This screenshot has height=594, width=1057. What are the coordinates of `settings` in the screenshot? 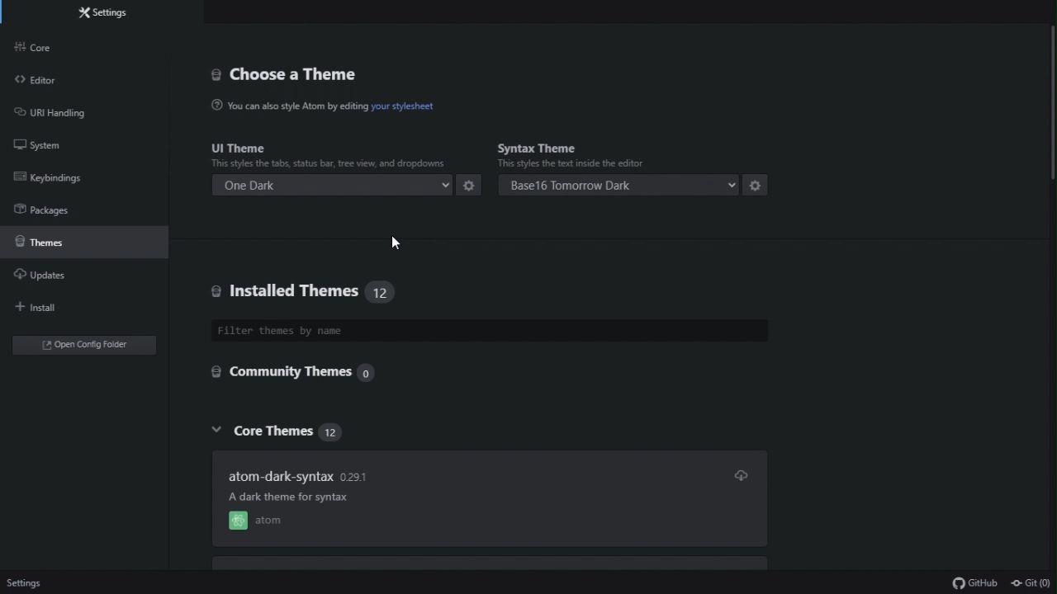 It's located at (472, 187).